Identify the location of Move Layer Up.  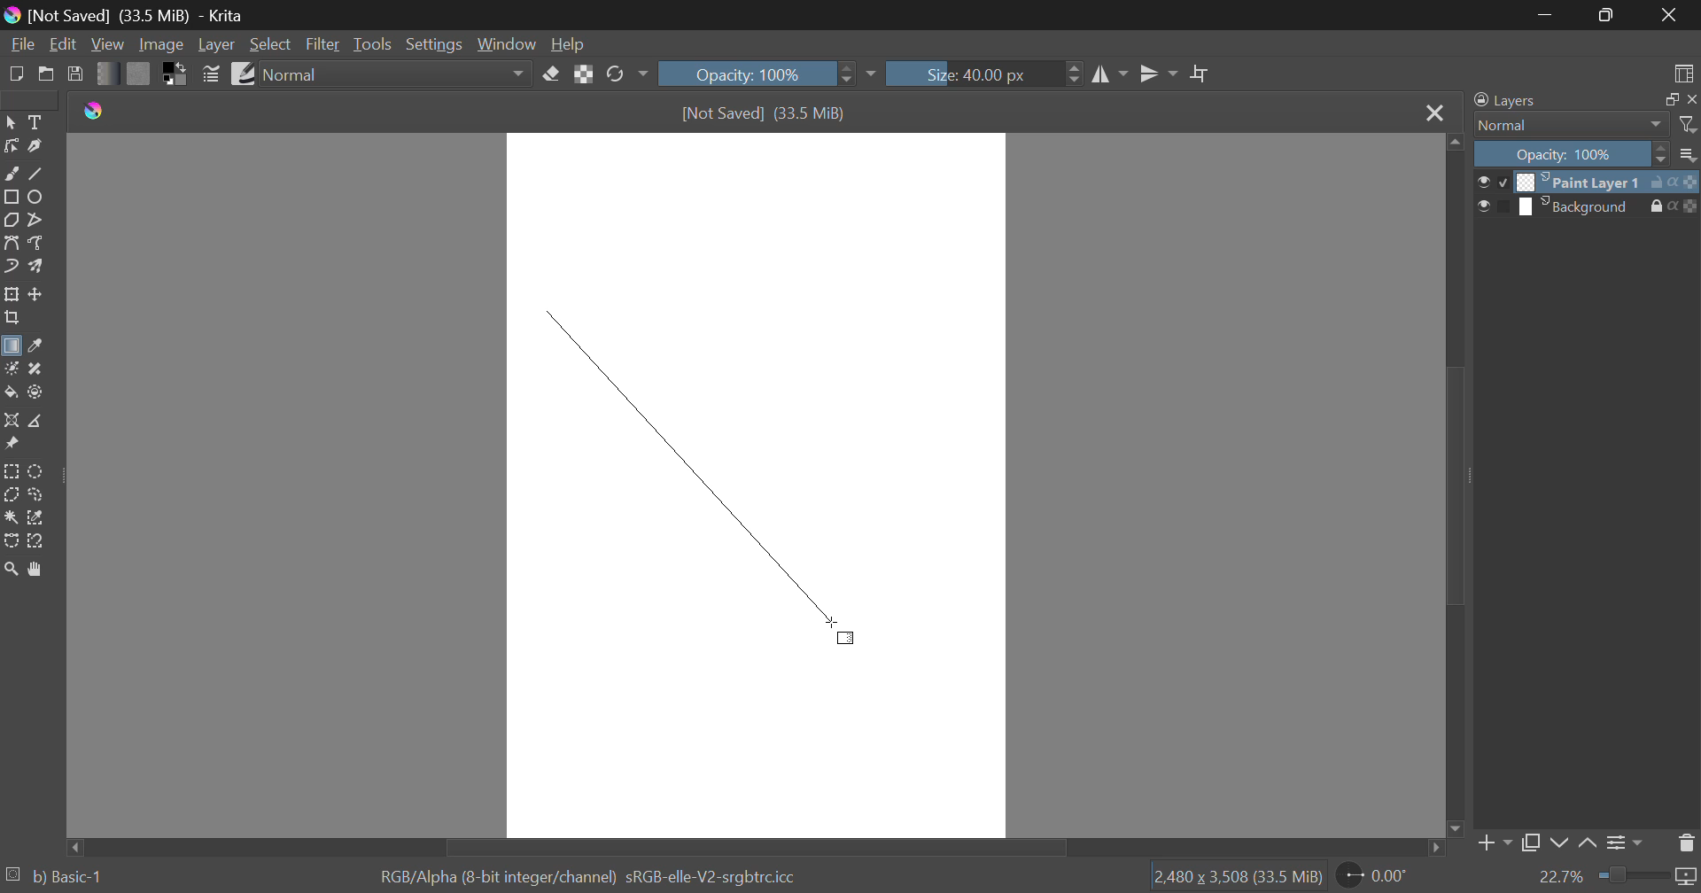
(1588, 844).